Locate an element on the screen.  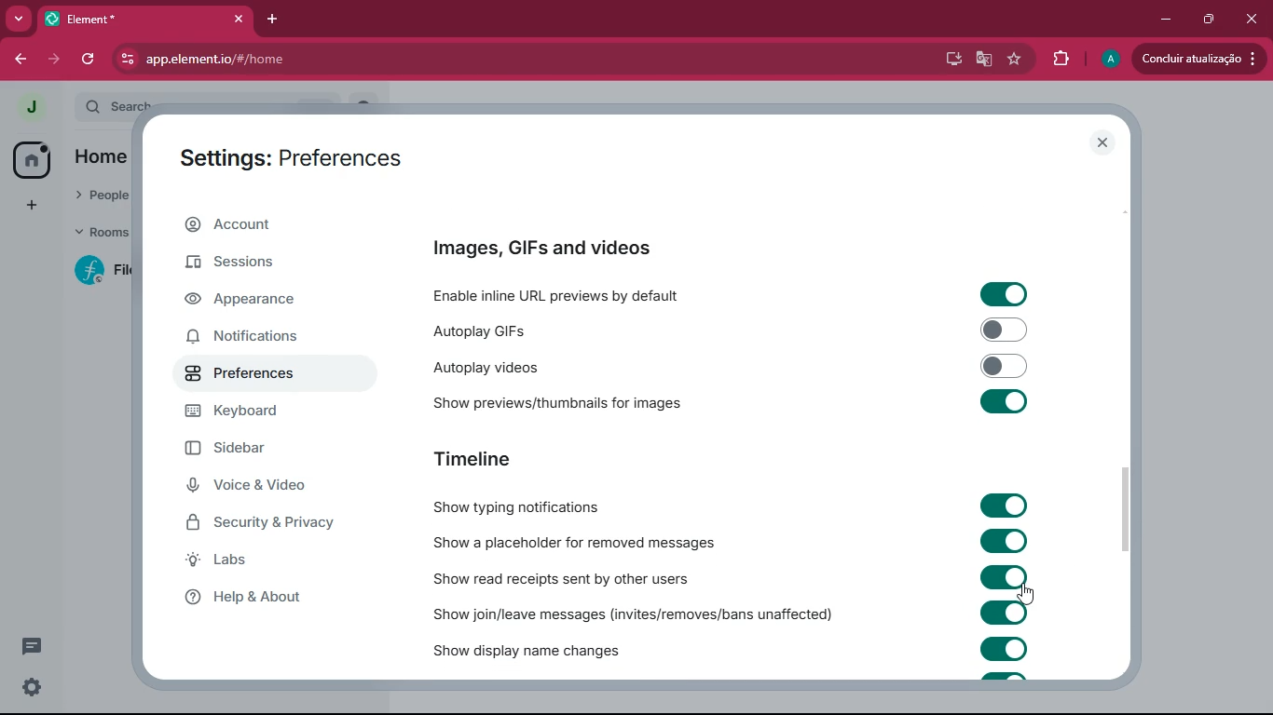
more is located at coordinates (19, 20).